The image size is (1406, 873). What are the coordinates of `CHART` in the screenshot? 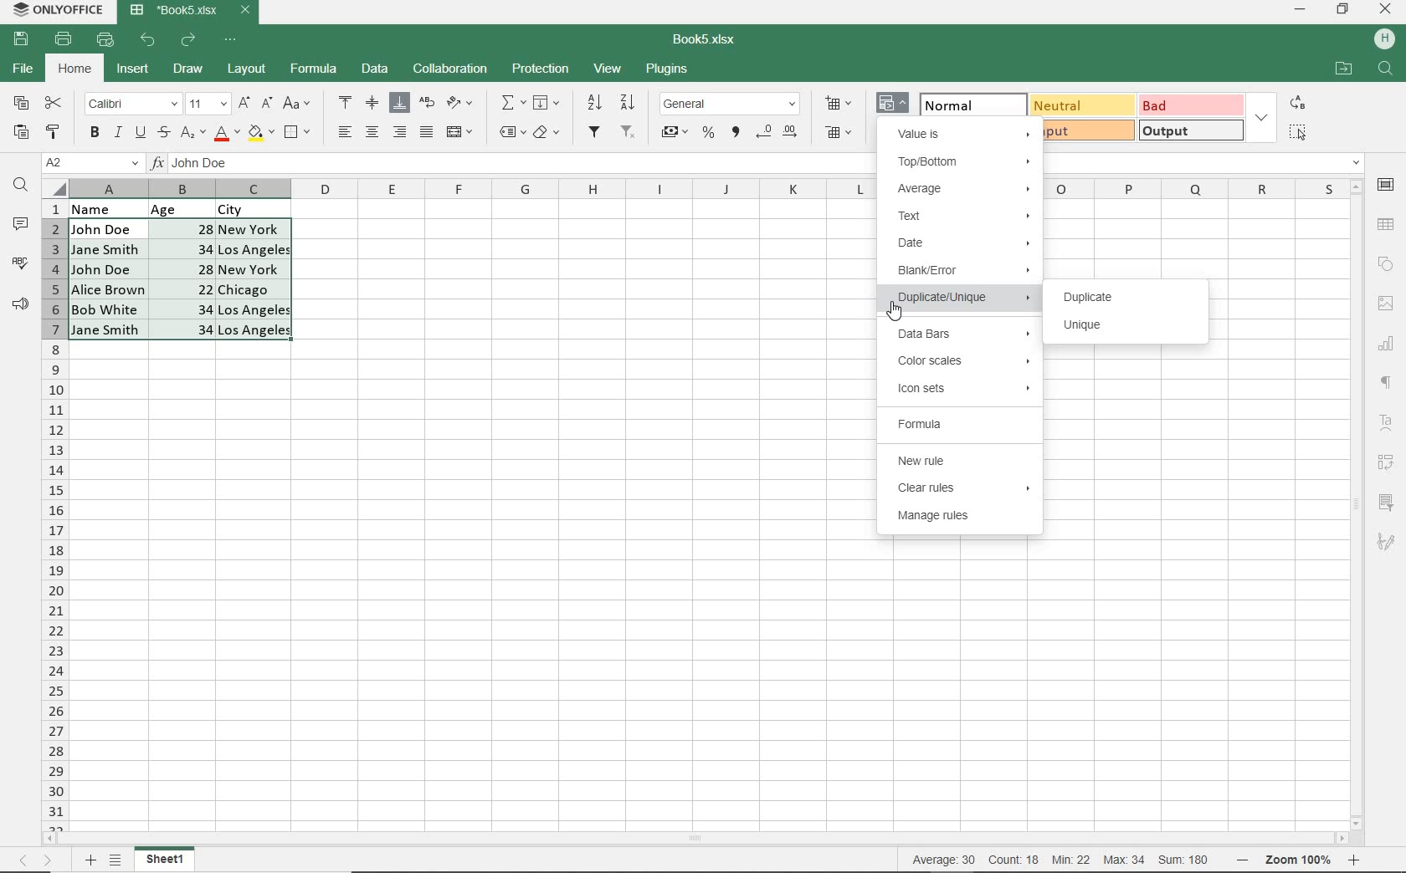 It's located at (1387, 343).